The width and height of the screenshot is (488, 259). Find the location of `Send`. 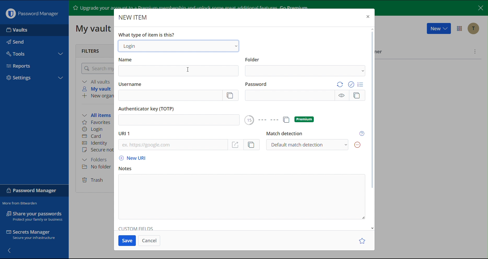

Send is located at coordinates (34, 41).